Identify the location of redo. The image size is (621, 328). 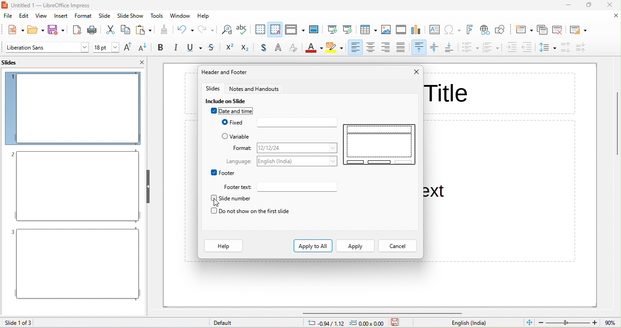
(207, 30).